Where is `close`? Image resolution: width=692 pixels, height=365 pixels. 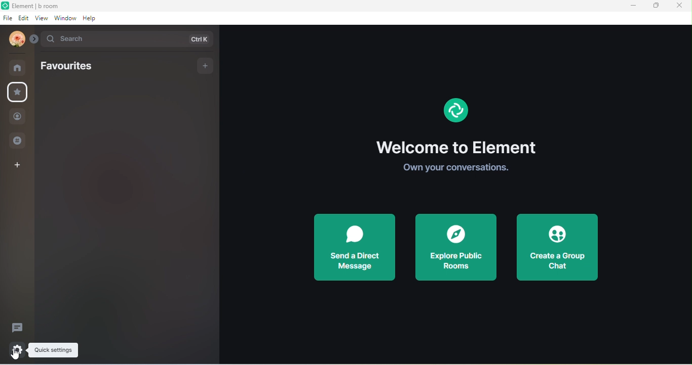 close is located at coordinates (679, 7).